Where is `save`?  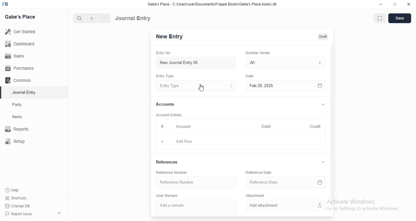 save is located at coordinates (400, 18).